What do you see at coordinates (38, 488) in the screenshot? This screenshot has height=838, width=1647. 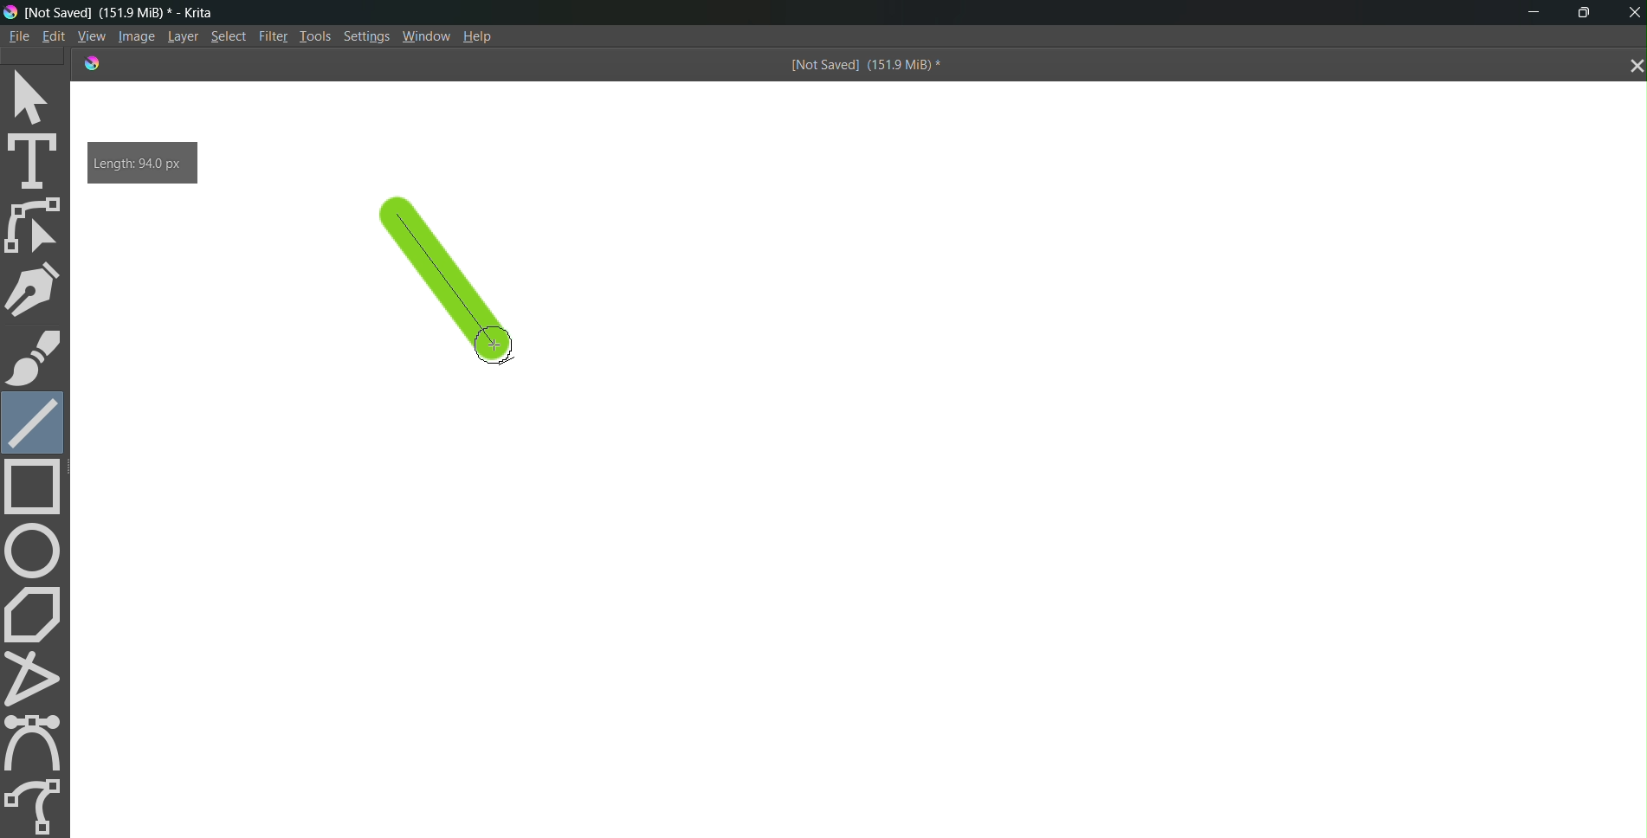 I see `rectangle` at bounding box center [38, 488].